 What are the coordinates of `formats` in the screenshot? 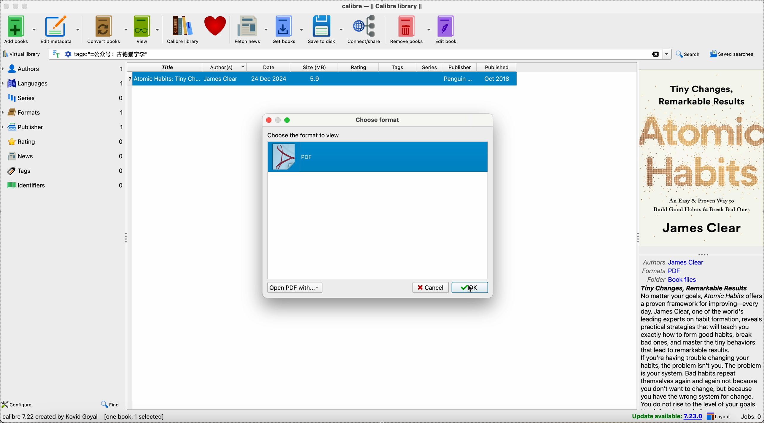 It's located at (63, 112).